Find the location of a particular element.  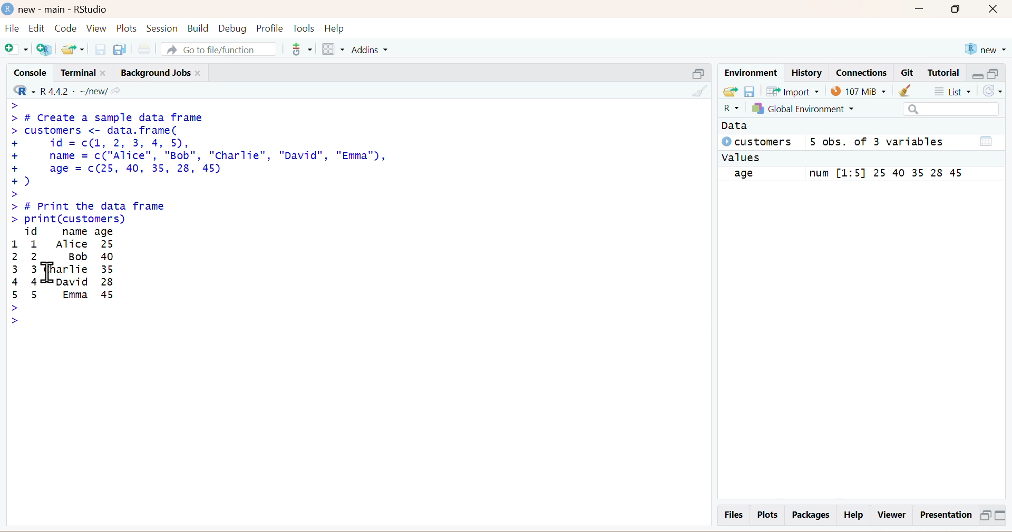

Profile is located at coordinates (268, 28).